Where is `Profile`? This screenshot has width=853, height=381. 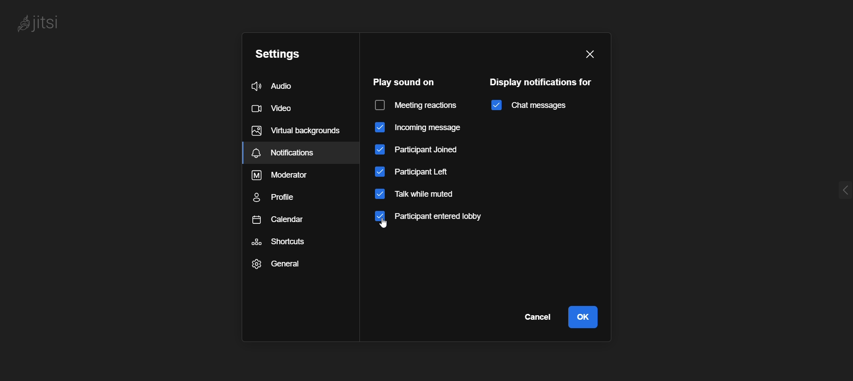 Profile is located at coordinates (281, 196).